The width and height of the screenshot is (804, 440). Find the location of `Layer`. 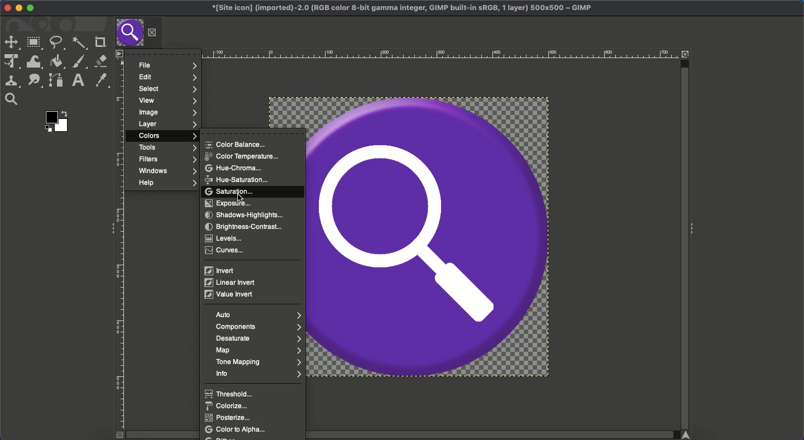

Layer is located at coordinates (167, 124).